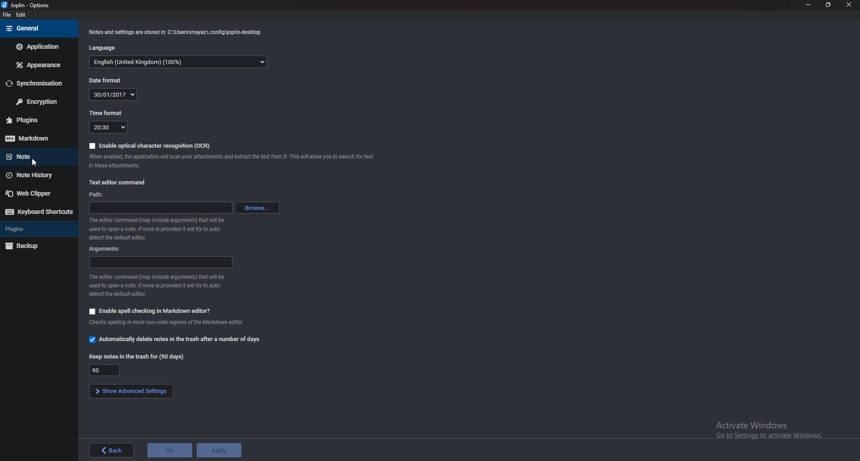  I want to click on Time format, so click(106, 113).